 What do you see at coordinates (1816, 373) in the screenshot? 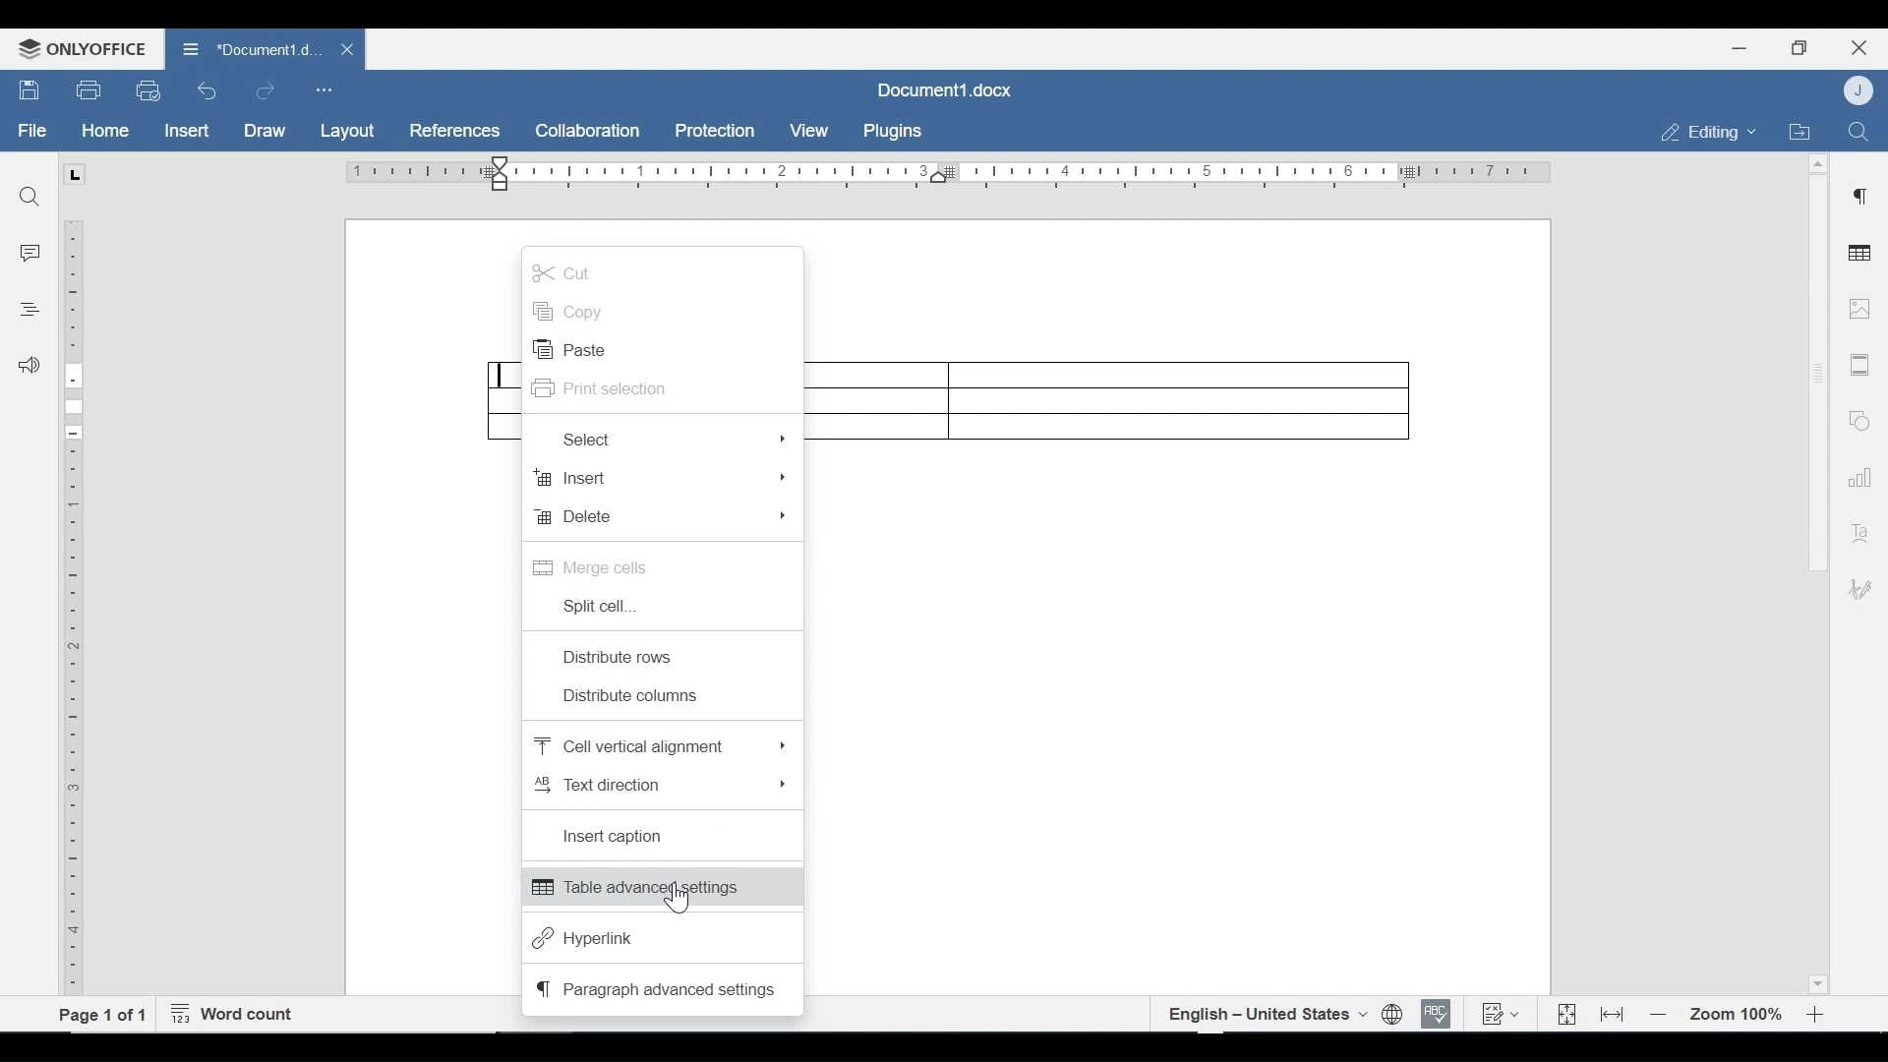
I see `Scroll bar` at bounding box center [1816, 373].